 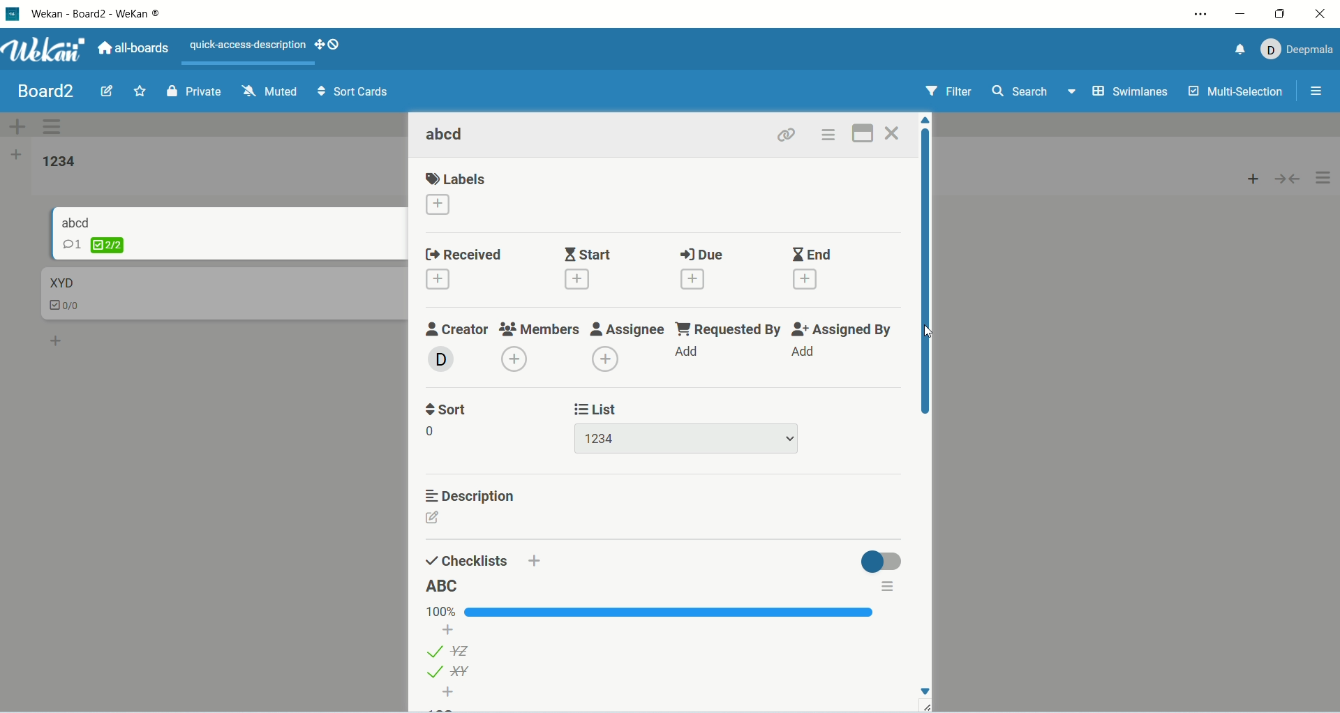 What do you see at coordinates (1200, 15) in the screenshot?
I see `settings and more` at bounding box center [1200, 15].